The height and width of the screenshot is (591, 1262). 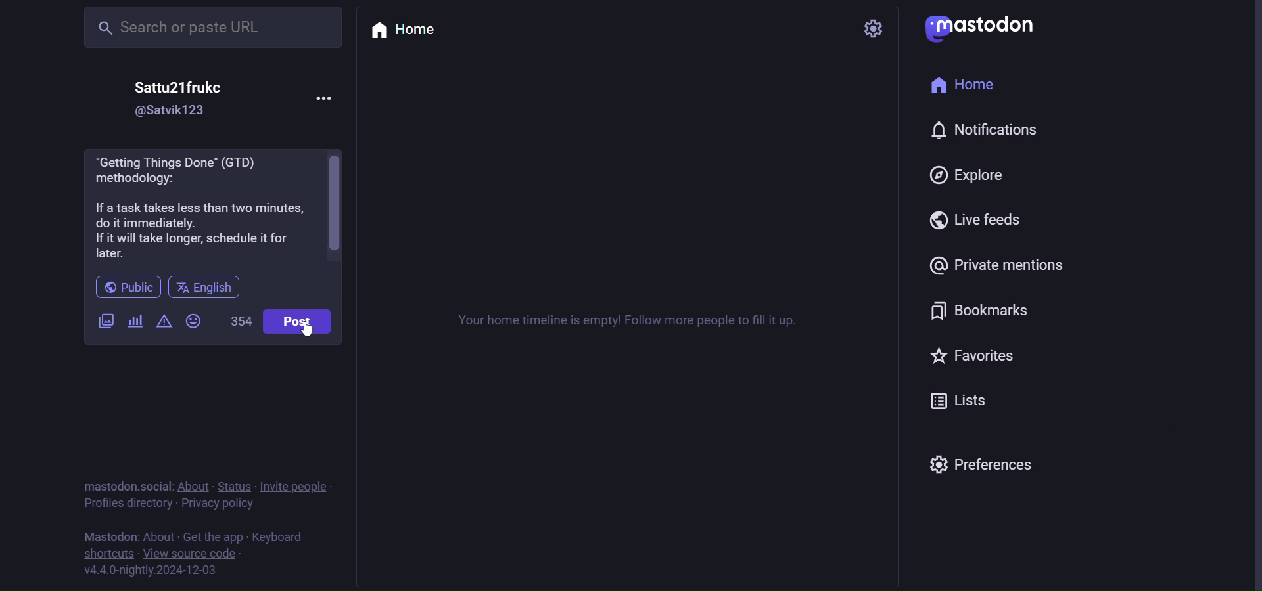 What do you see at coordinates (204, 288) in the screenshot?
I see `language` at bounding box center [204, 288].